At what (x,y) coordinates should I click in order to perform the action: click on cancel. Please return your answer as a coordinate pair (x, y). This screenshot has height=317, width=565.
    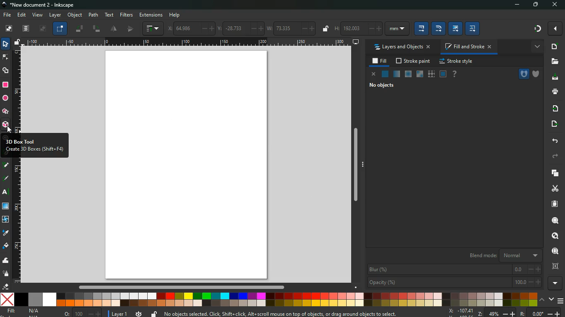
    Looking at the image, I should click on (372, 74).